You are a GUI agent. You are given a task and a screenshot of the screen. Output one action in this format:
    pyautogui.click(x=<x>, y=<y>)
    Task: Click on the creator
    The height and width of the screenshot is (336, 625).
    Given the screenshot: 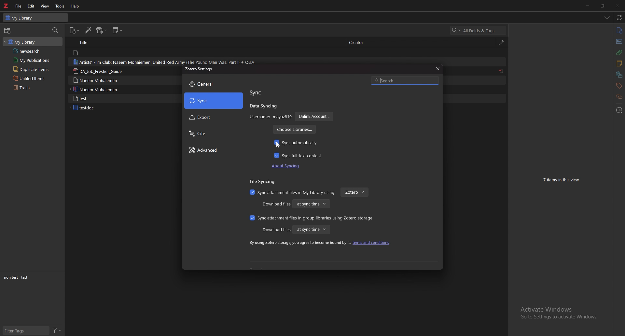 What is the action you would take?
    pyautogui.click(x=360, y=42)
    